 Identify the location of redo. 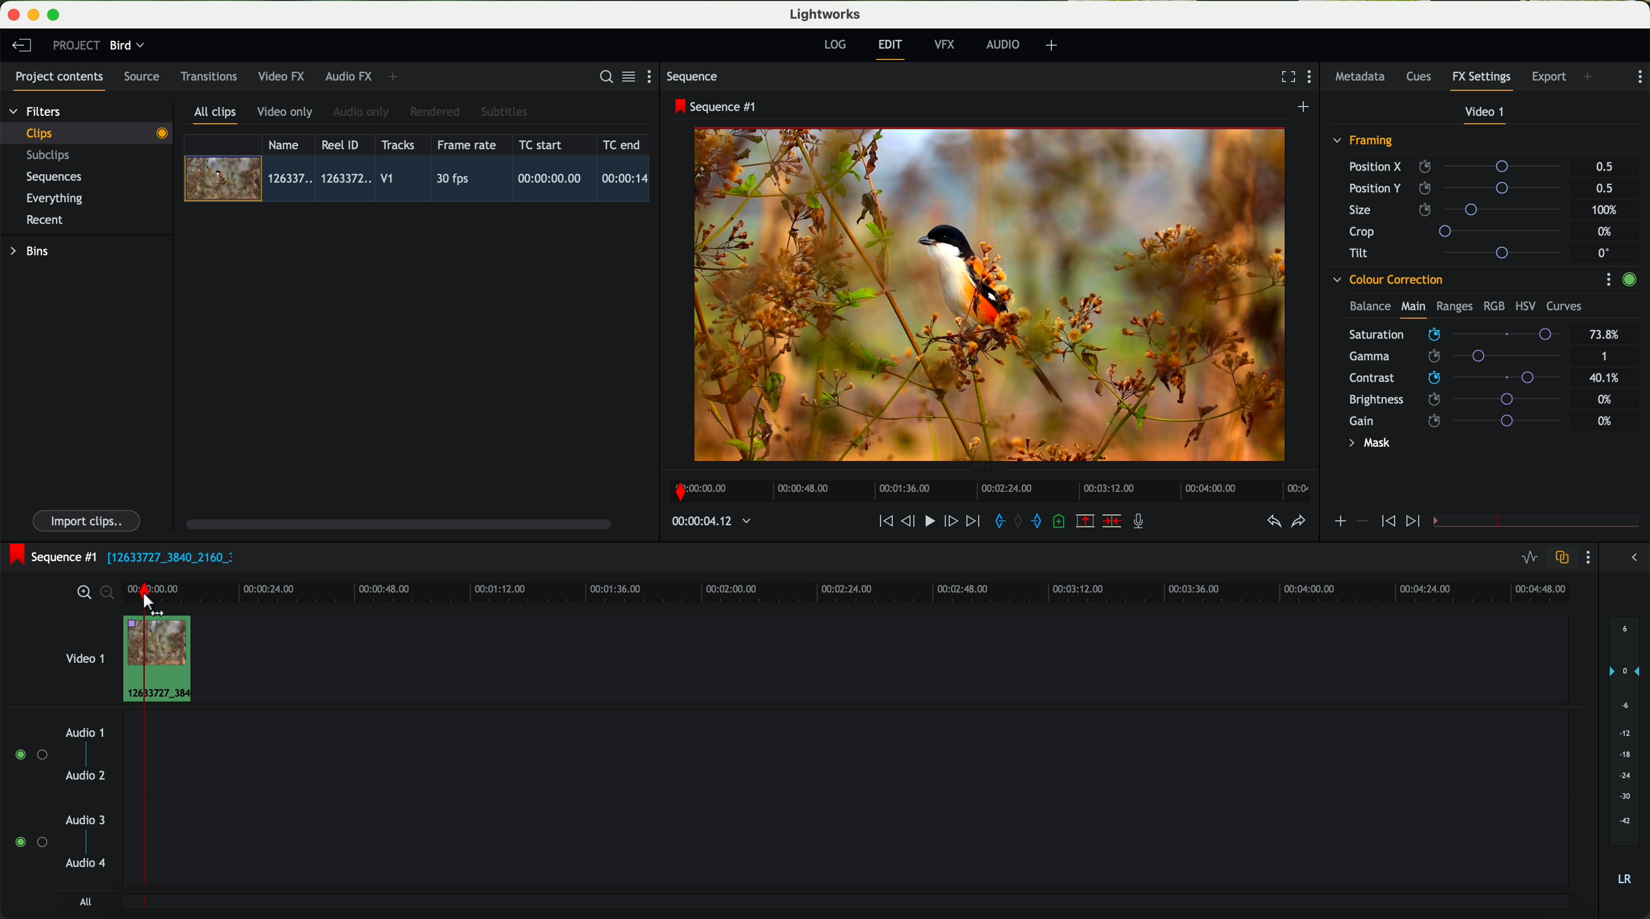
(1298, 523).